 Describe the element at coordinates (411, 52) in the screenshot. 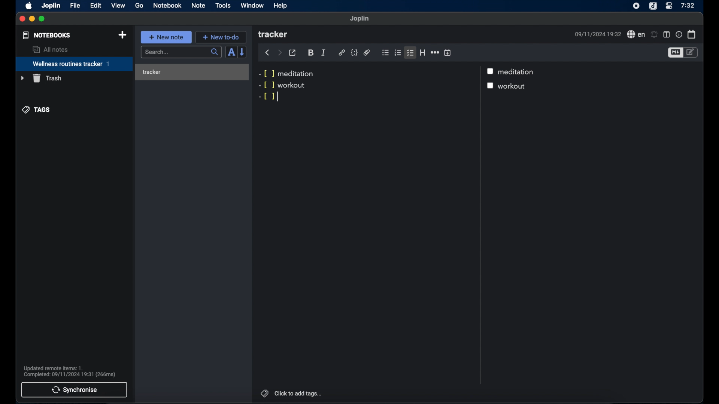

I see `checklist` at that location.